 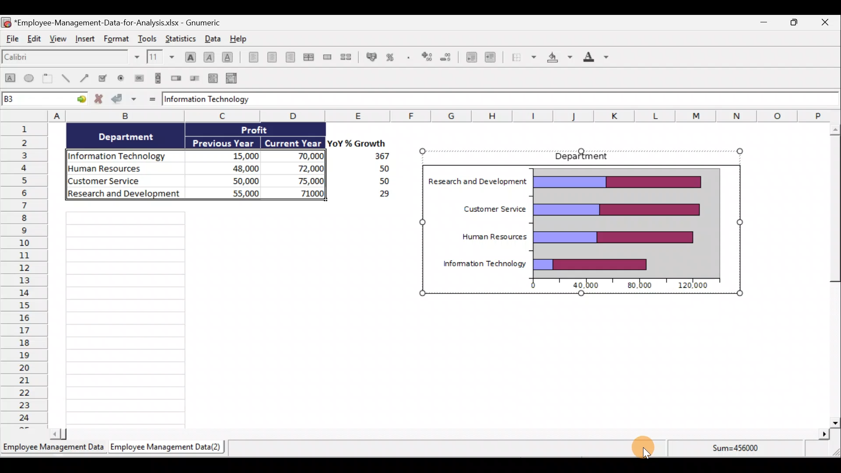 I want to click on Close, so click(x=827, y=22).